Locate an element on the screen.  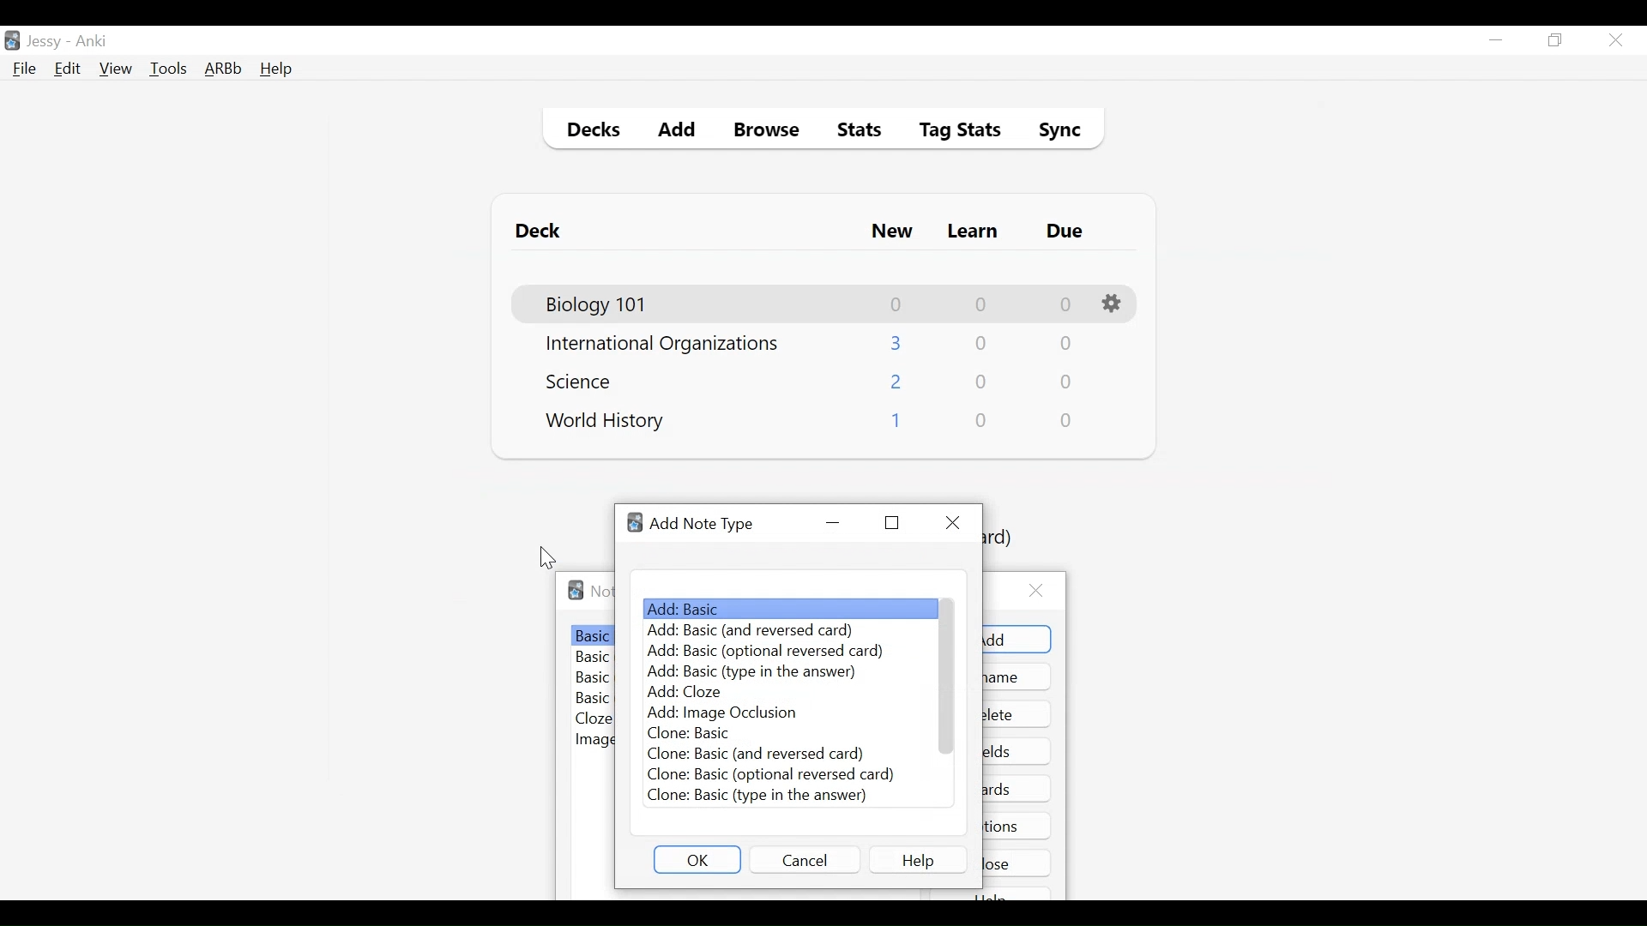
OK is located at coordinates (697, 859).